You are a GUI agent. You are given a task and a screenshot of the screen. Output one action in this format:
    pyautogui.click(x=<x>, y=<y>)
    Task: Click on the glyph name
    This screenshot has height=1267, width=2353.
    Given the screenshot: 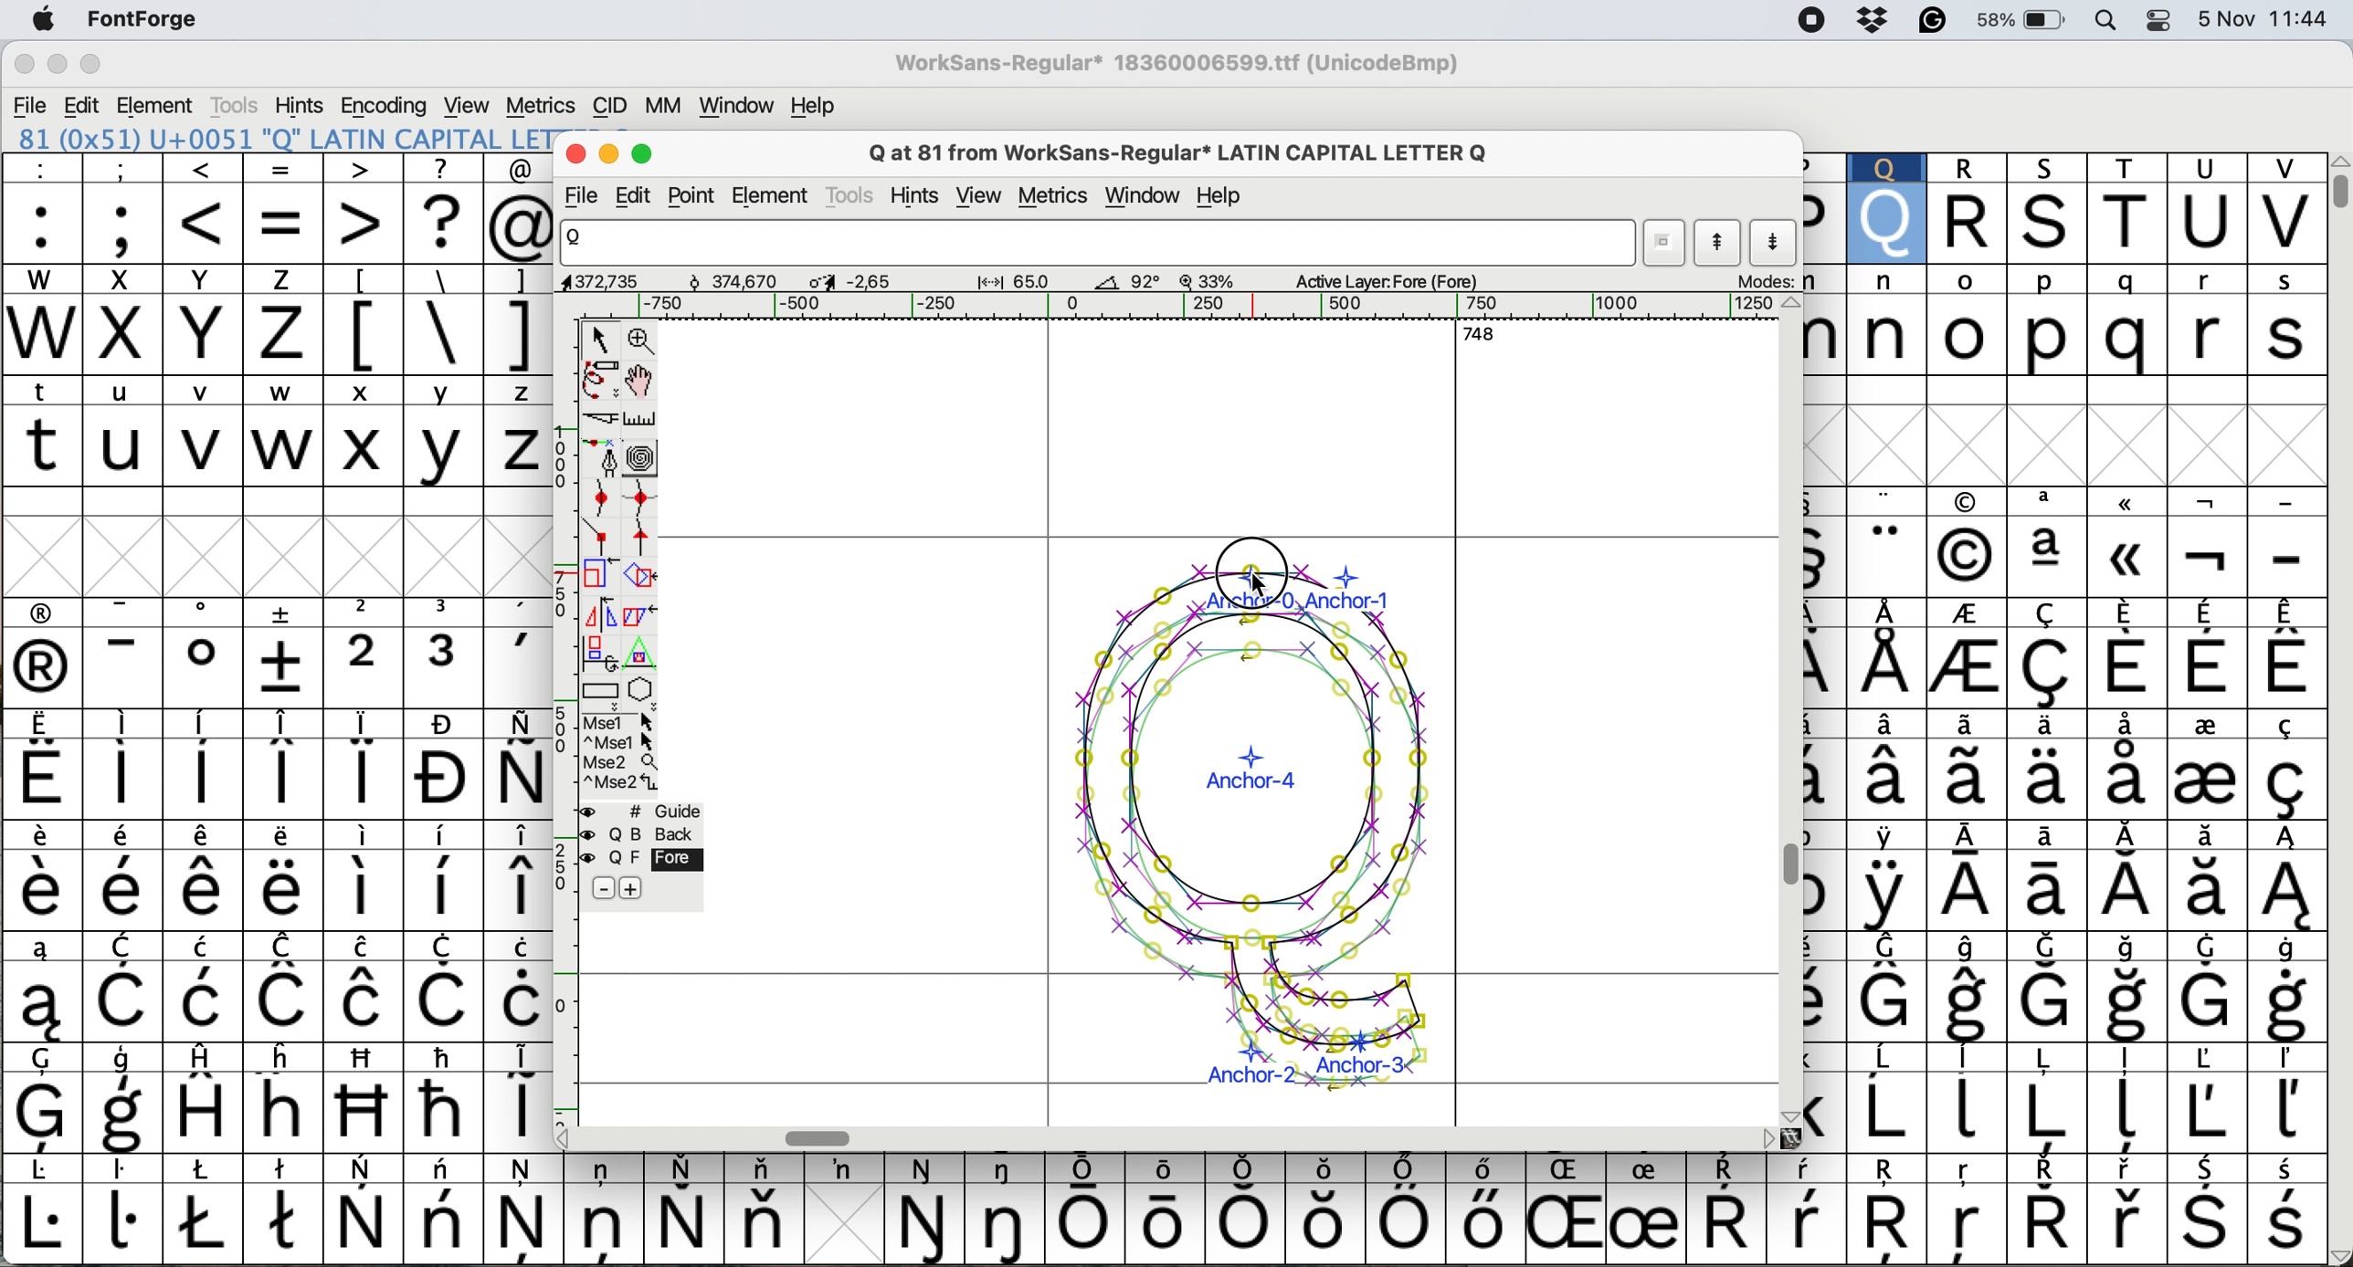 What is the action you would take?
    pyautogui.click(x=1099, y=244)
    